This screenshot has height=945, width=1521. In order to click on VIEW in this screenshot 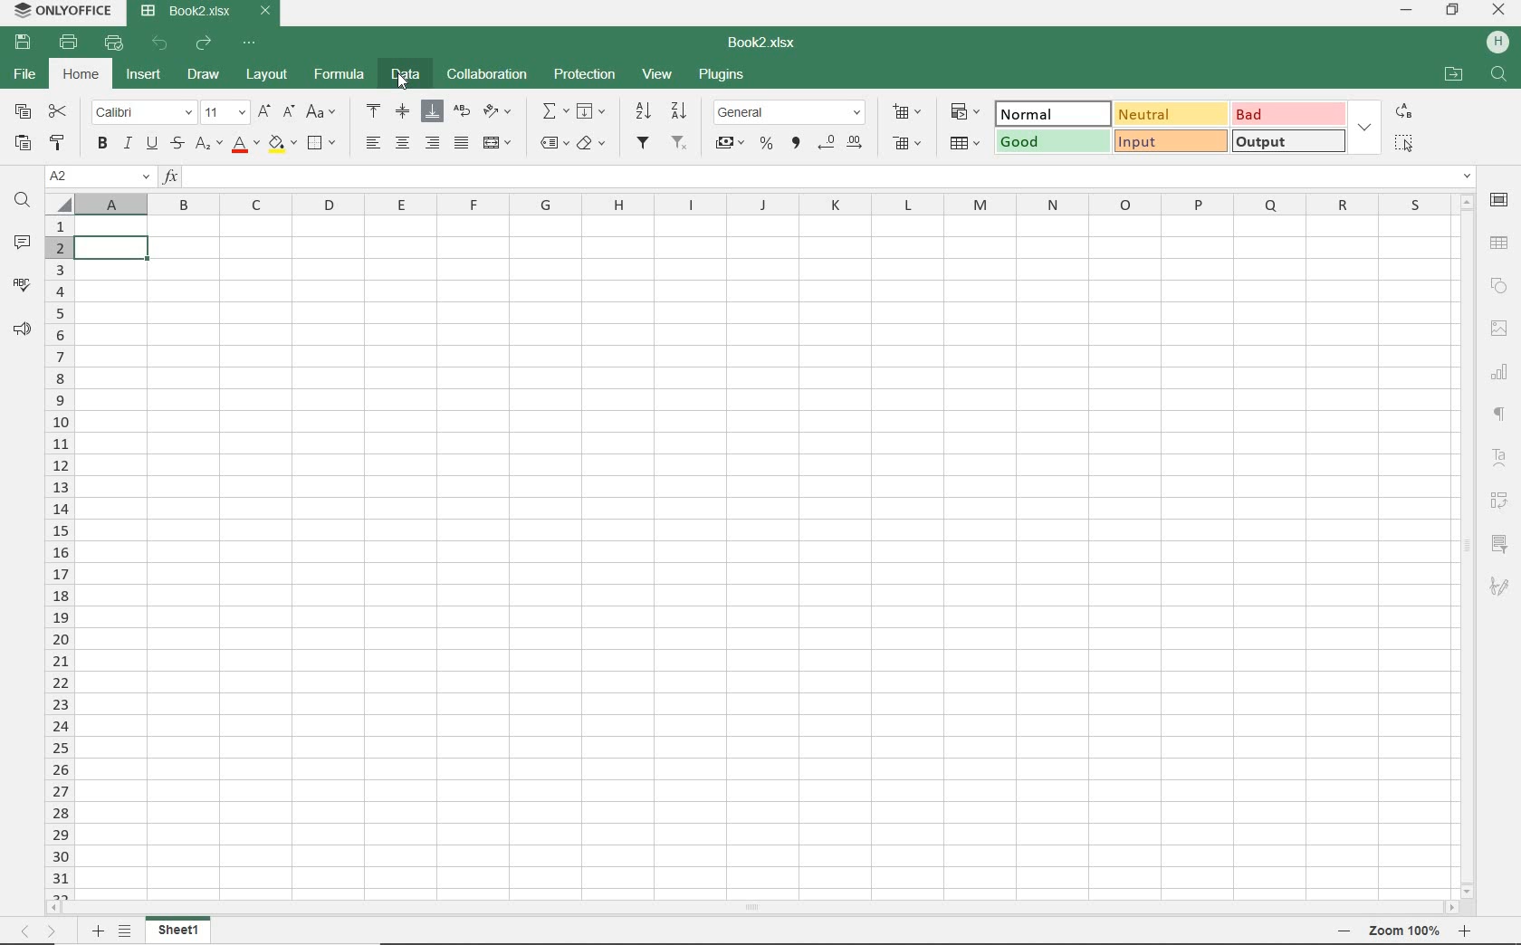, I will do `click(659, 73)`.